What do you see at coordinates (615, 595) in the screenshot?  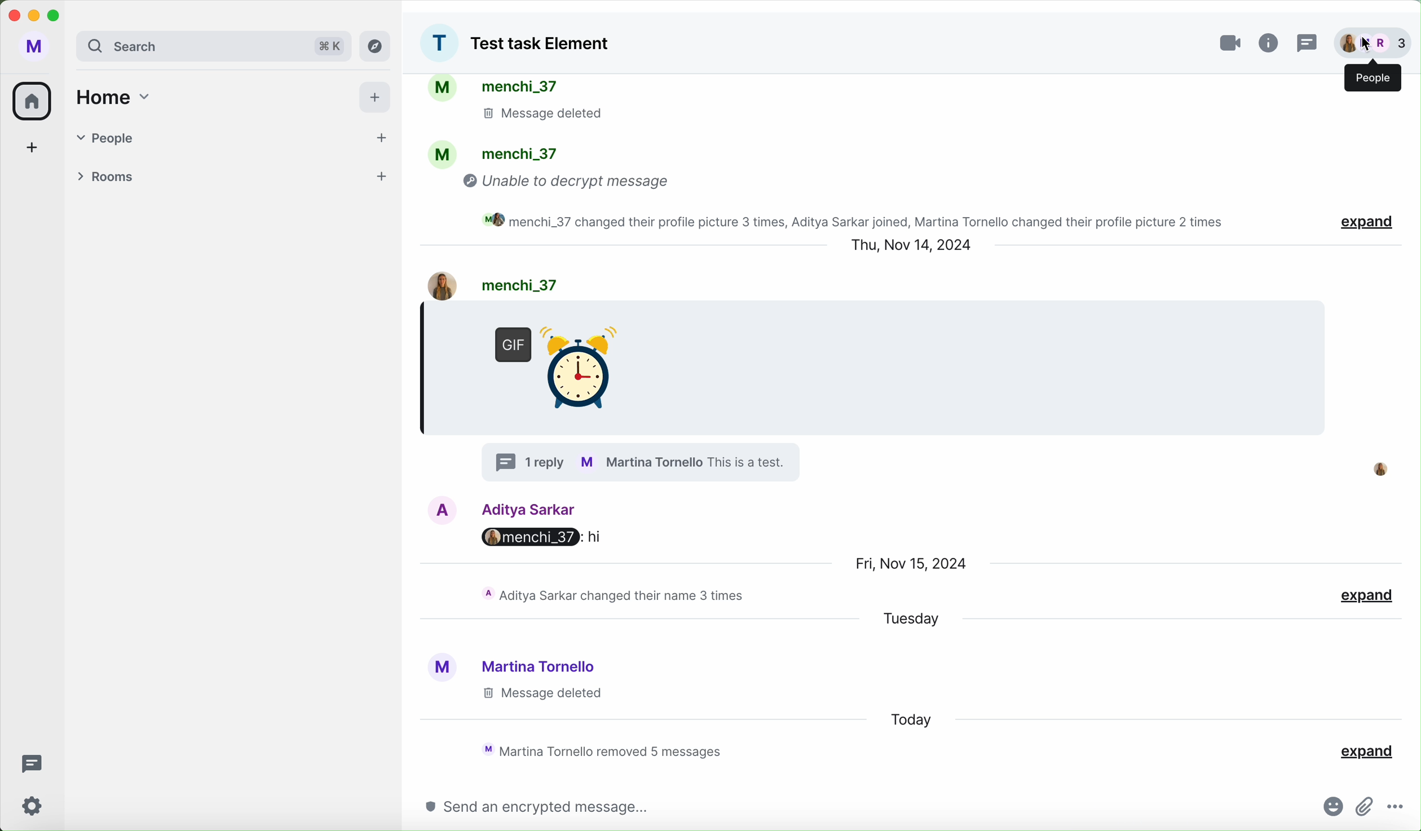 I see `activity chat` at bounding box center [615, 595].